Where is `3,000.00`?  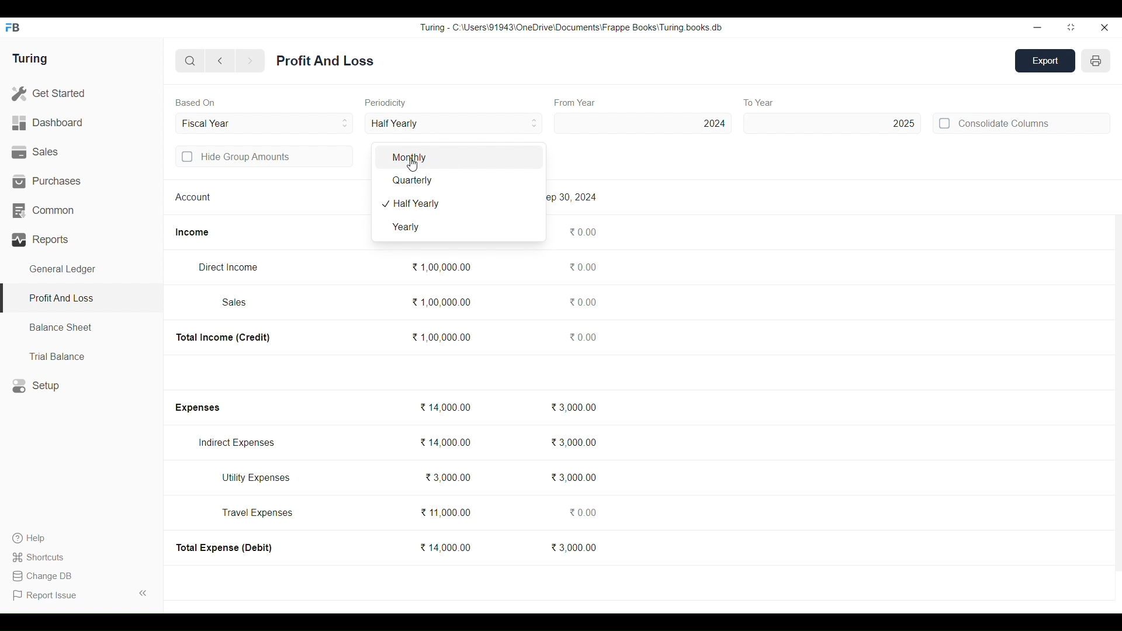 3,000.00 is located at coordinates (573, 407).